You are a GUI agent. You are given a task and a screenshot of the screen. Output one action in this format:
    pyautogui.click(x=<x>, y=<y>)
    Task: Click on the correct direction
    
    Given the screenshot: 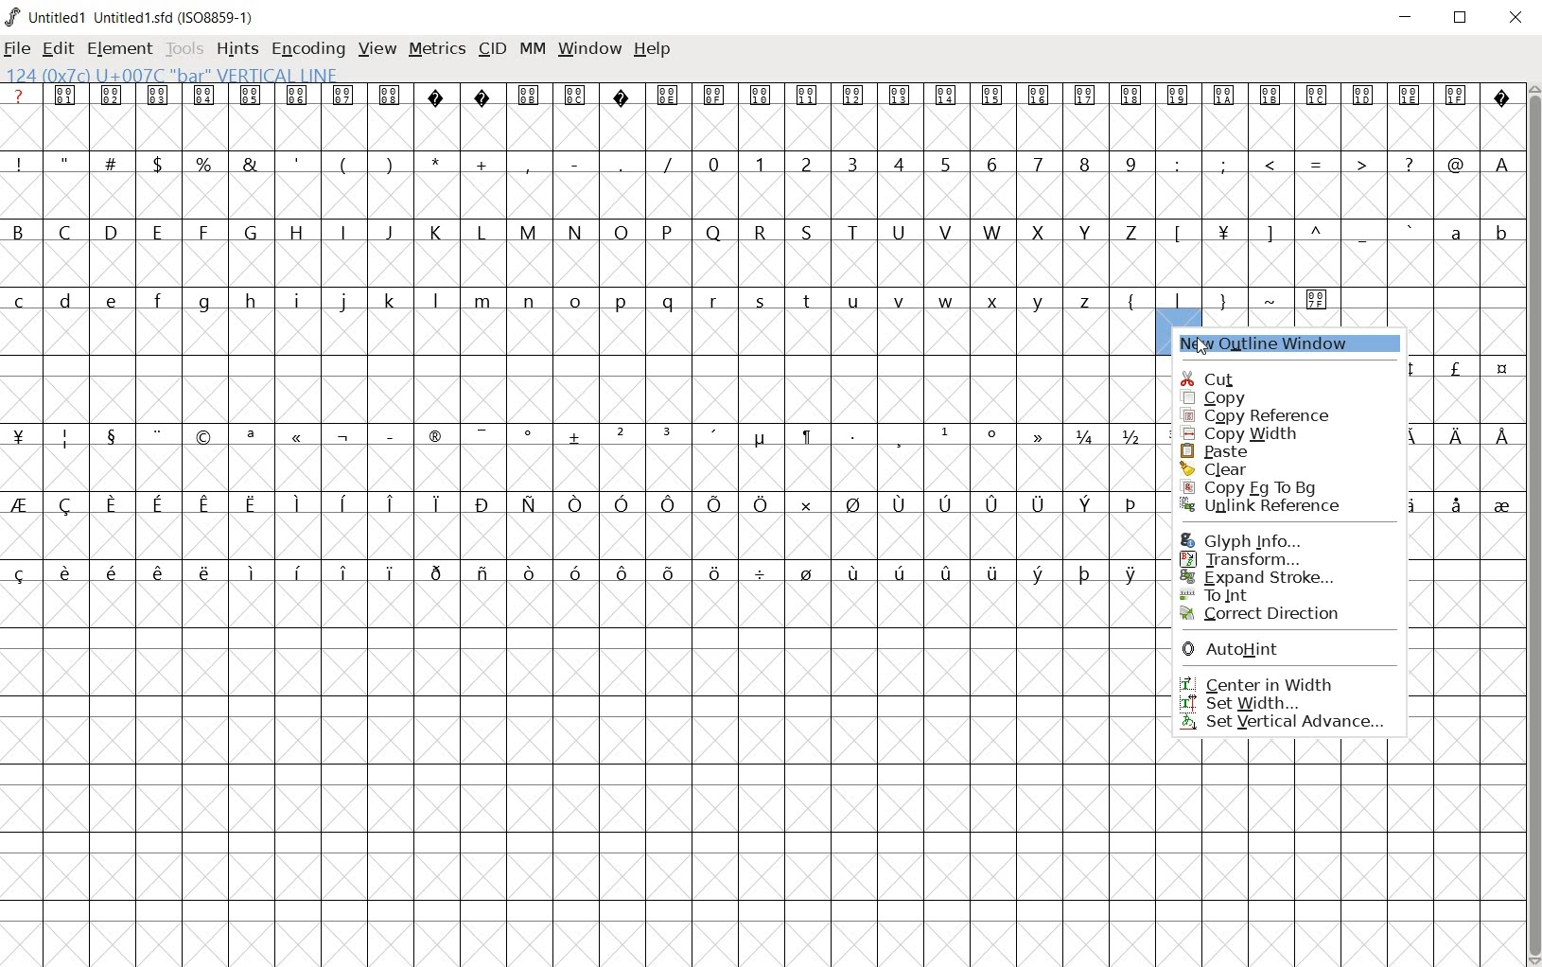 What is the action you would take?
    pyautogui.click(x=1278, y=615)
    